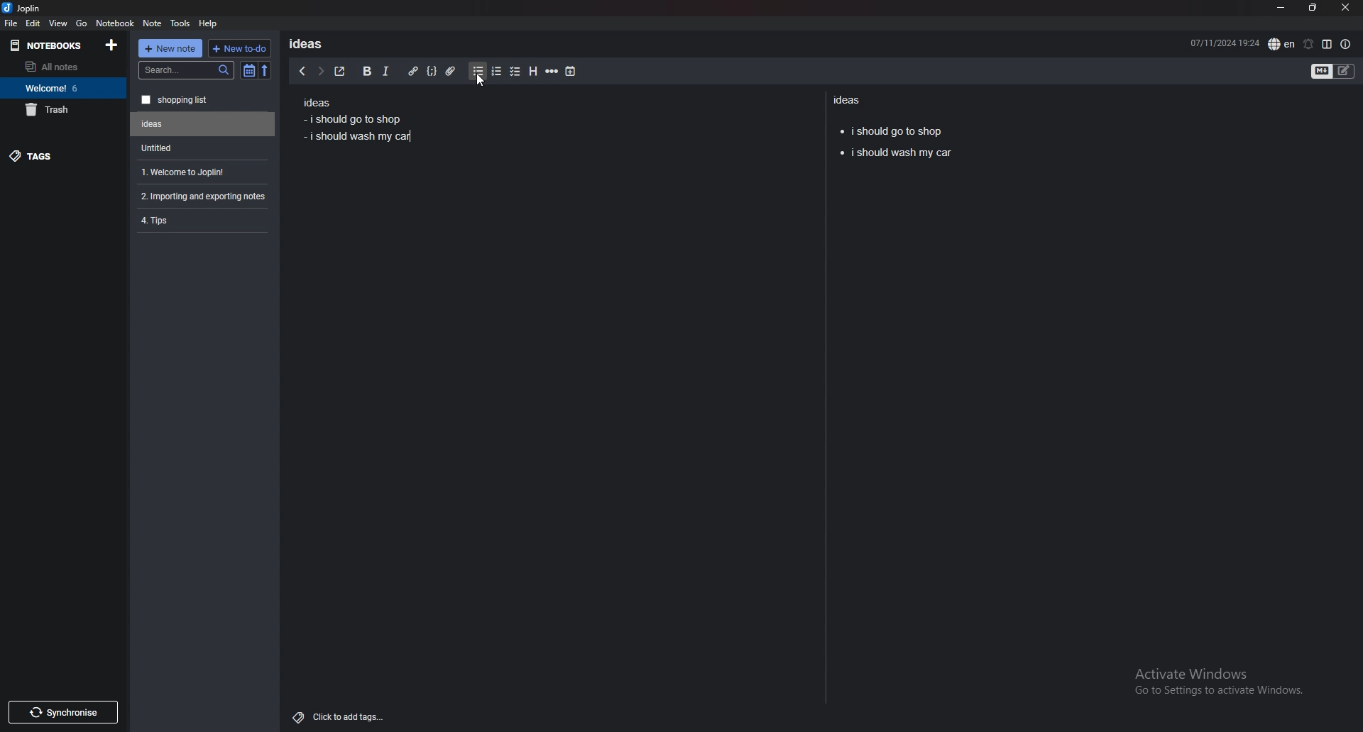 This screenshot has width=1363, height=732. What do you see at coordinates (153, 23) in the screenshot?
I see `note` at bounding box center [153, 23].